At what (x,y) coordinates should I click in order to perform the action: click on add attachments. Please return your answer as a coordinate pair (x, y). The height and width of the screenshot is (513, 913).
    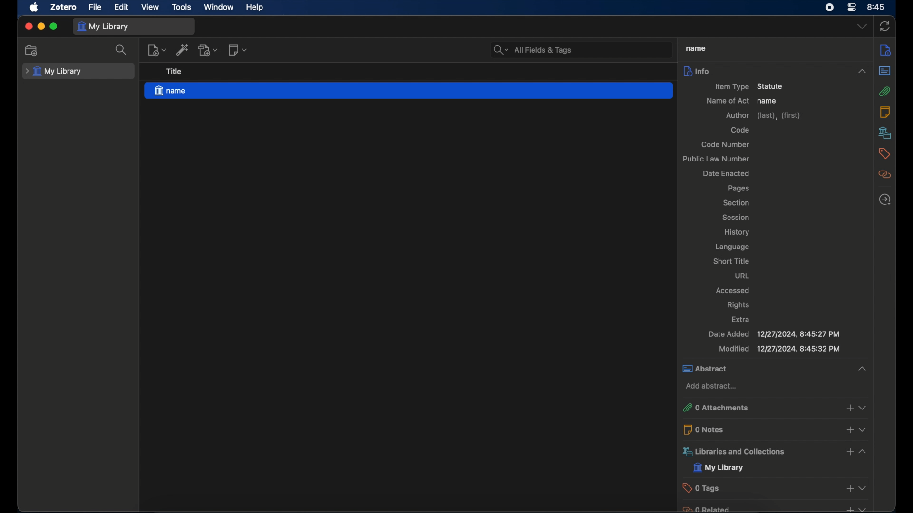
    Looking at the image, I should click on (848, 408).